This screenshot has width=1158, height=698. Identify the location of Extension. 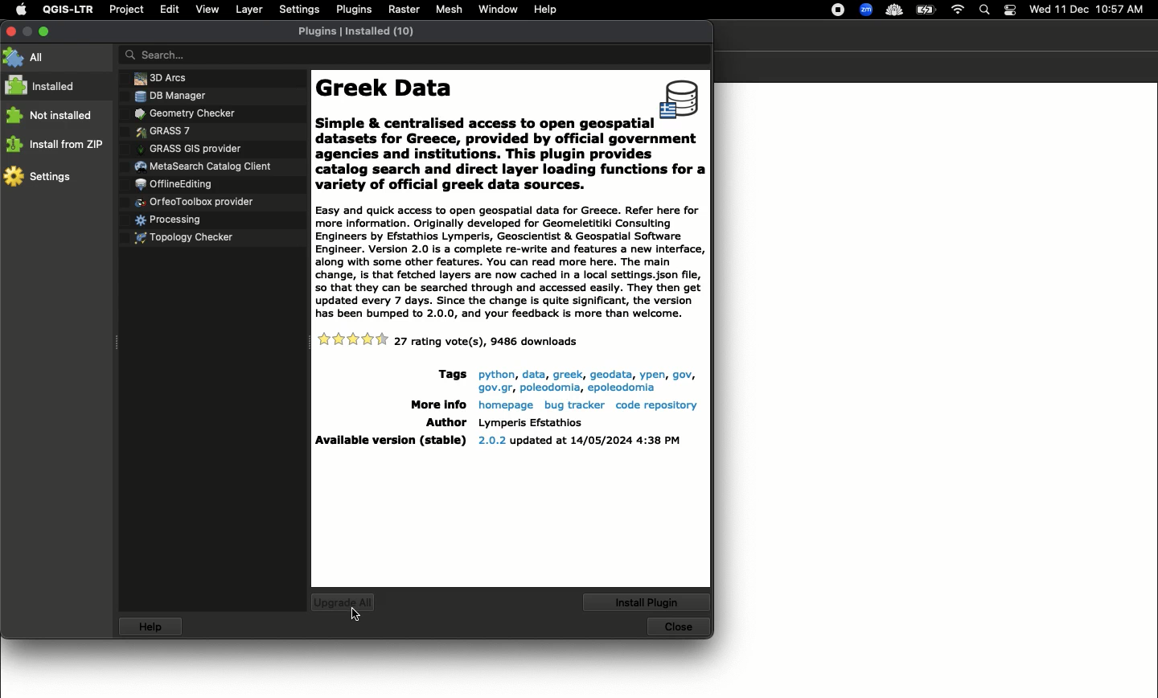
(896, 11).